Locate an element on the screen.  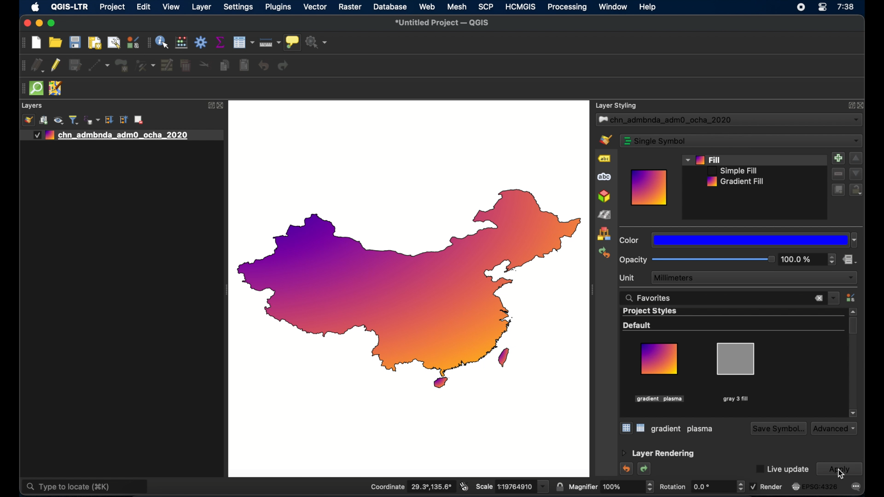
masks is located at coordinates (606, 177).